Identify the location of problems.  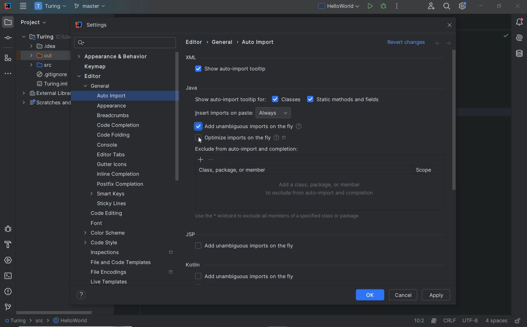
(8, 291).